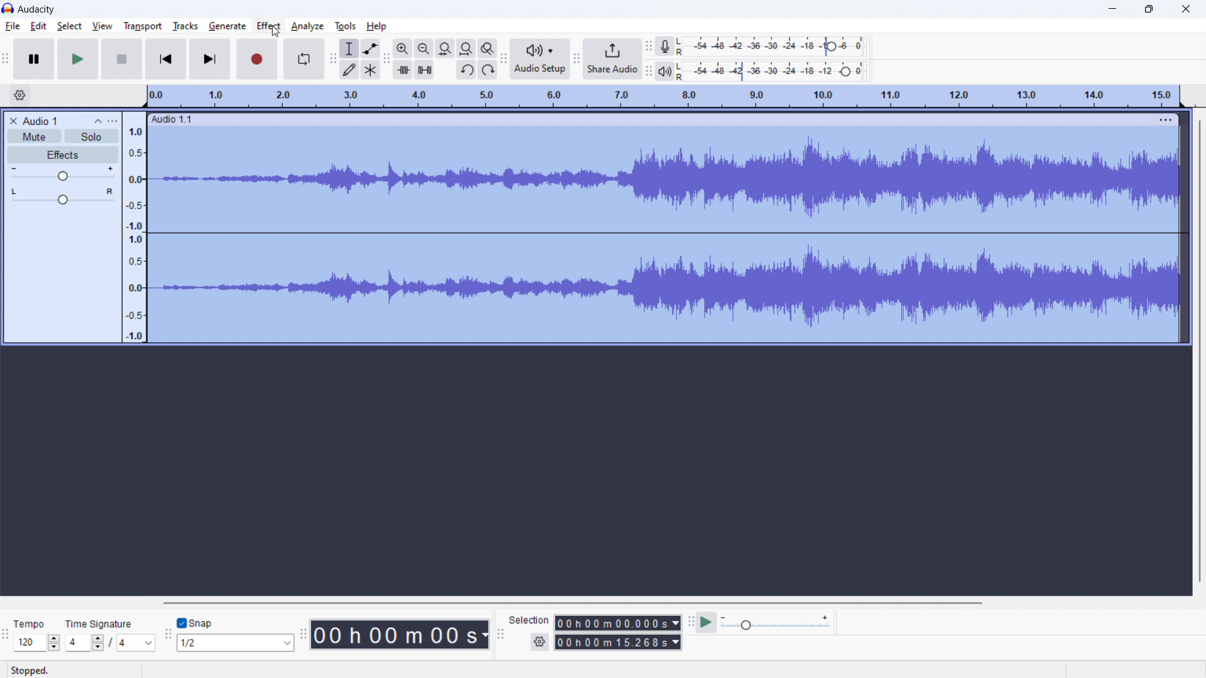  Describe the element at coordinates (33, 620) in the screenshot. I see `Tempo` at that location.